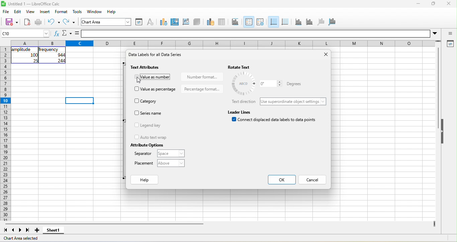 This screenshot has width=457, height=242. What do you see at coordinates (159, 56) in the screenshot?
I see `data labels for data series` at bounding box center [159, 56].